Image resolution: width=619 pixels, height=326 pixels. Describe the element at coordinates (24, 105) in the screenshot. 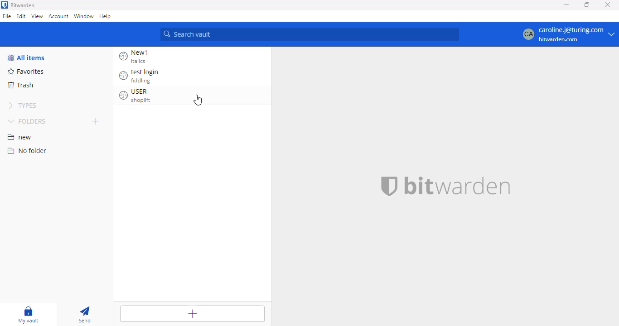

I see `types` at that location.